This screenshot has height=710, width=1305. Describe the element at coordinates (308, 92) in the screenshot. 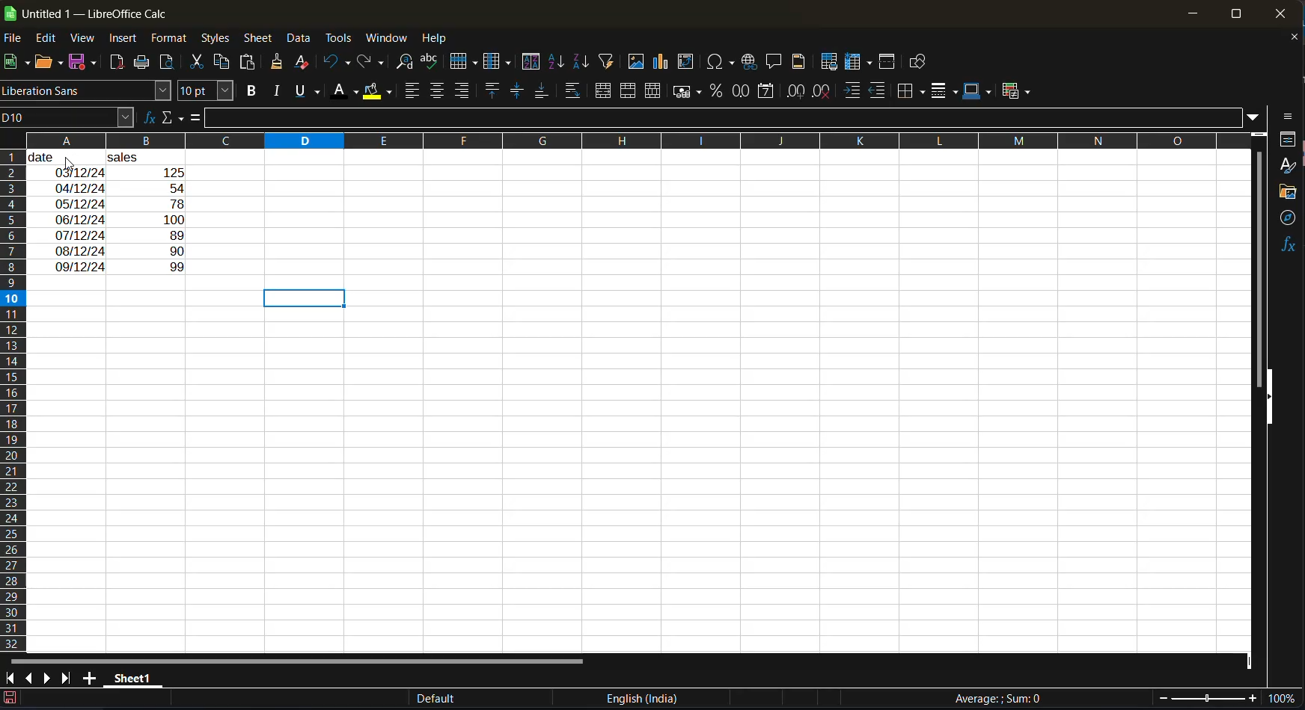

I see `underline` at that location.